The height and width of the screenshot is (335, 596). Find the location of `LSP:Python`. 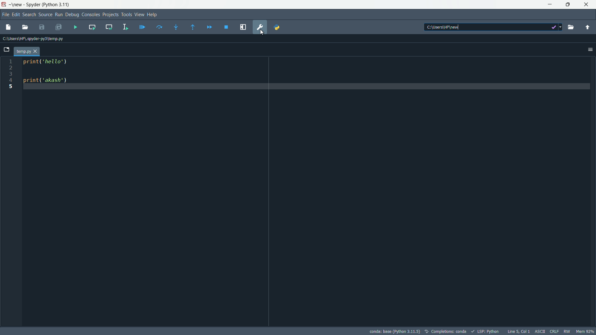

LSP:Python is located at coordinates (485, 331).